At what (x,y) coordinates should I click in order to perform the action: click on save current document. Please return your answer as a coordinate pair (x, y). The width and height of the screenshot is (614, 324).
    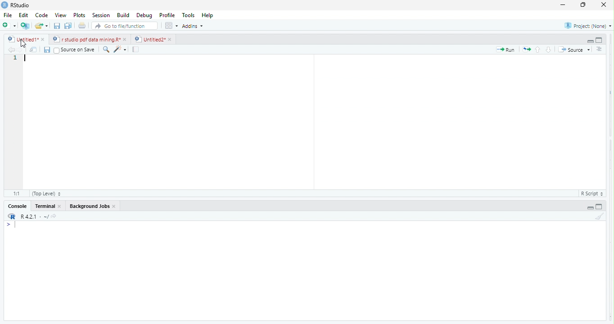
    Looking at the image, I should click on (47, 50).